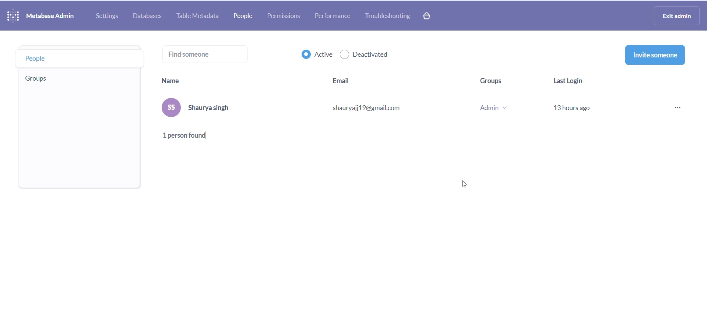 The height and width of the screenshot is (335, 707). Describe the element at coordinates (570, 109) in the screenshot. I see `last login stats` at that location.